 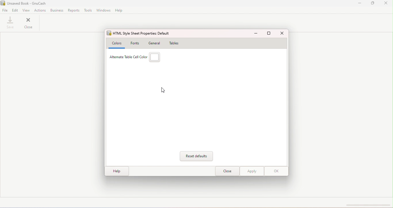 What do you see at coordinates (104, 10) in the screenshot?
I see `Windows` at bounding box center [104, 10].